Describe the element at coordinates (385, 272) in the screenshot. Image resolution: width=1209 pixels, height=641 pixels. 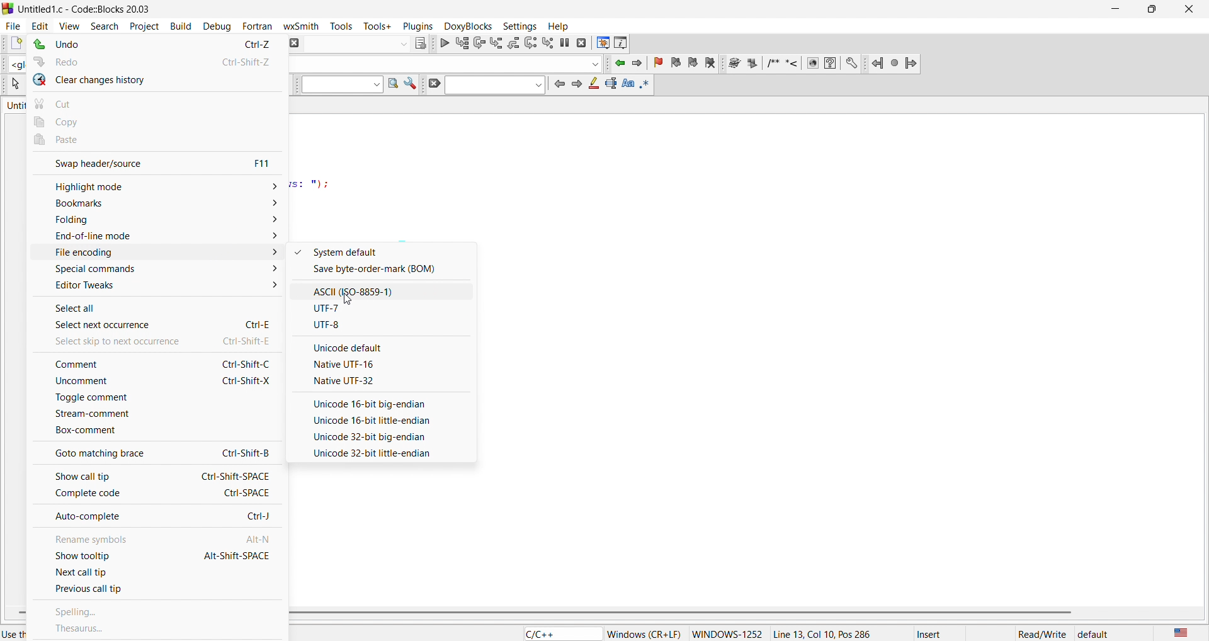
I see `BOM` at that location.